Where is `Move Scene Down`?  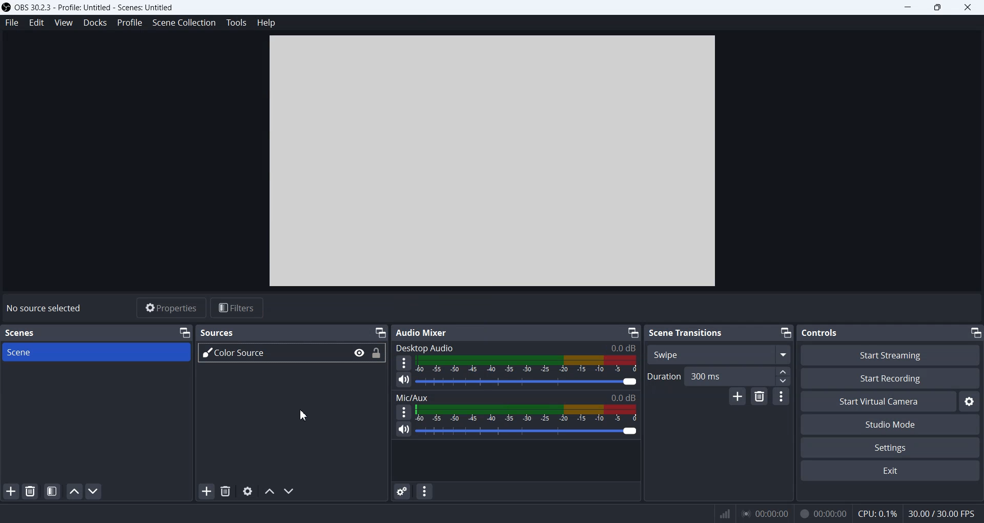
Move Scene Down is located at coordinates (95, 491).